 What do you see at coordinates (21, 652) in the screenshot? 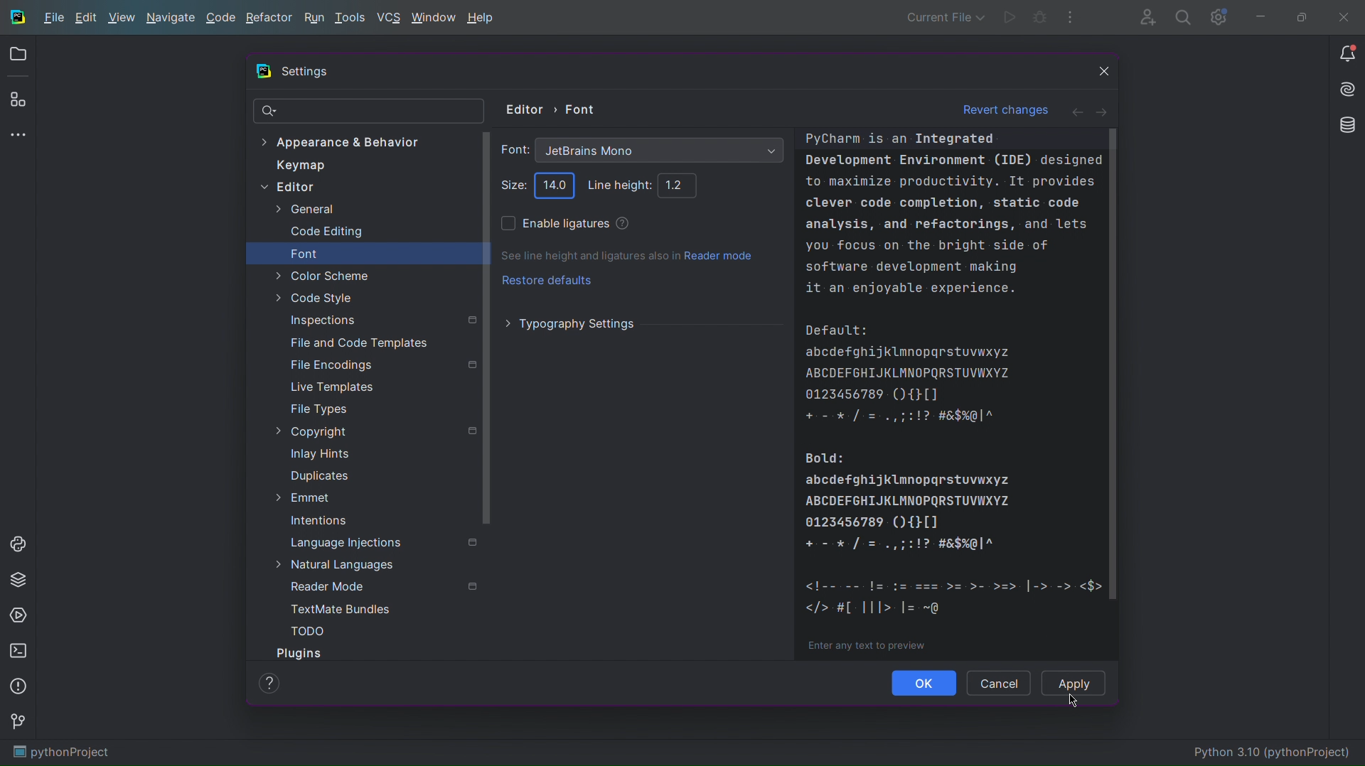
I see `Terminal` at bounding box center [21, 652].